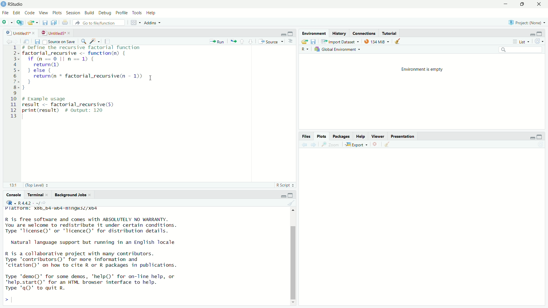  Describe the element at coordinates (7, 23) in the screenshot. I see `New File` at that location.